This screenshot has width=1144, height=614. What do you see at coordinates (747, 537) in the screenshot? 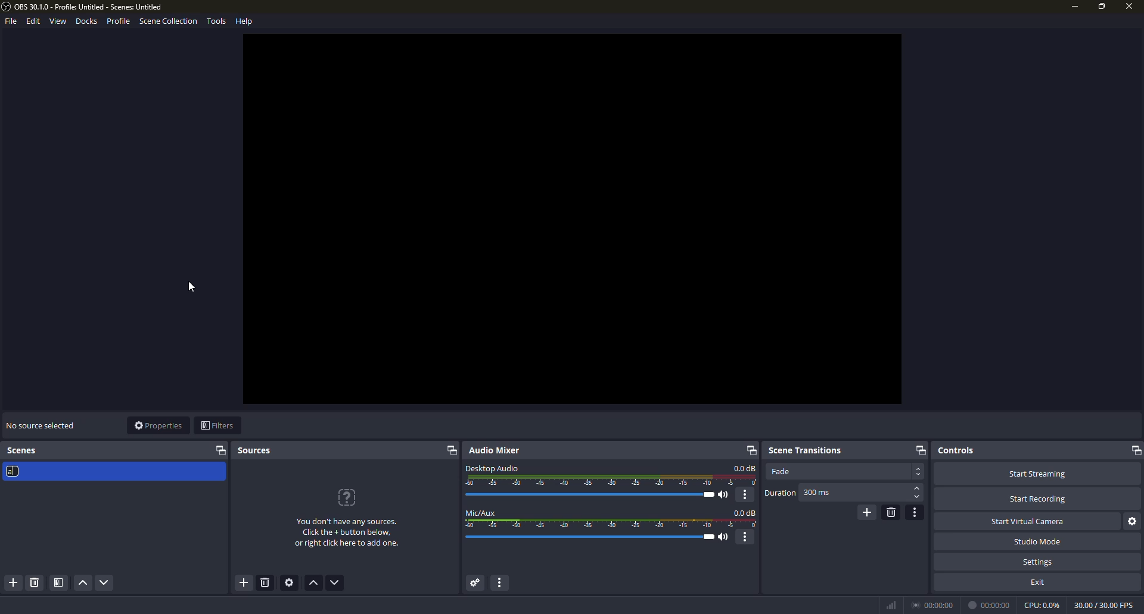
I see `options` at bounding box center [747, 537].